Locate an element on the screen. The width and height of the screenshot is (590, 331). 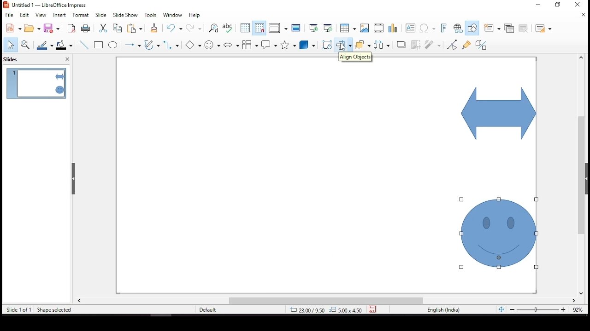
close is located at coordinates (583, 16).